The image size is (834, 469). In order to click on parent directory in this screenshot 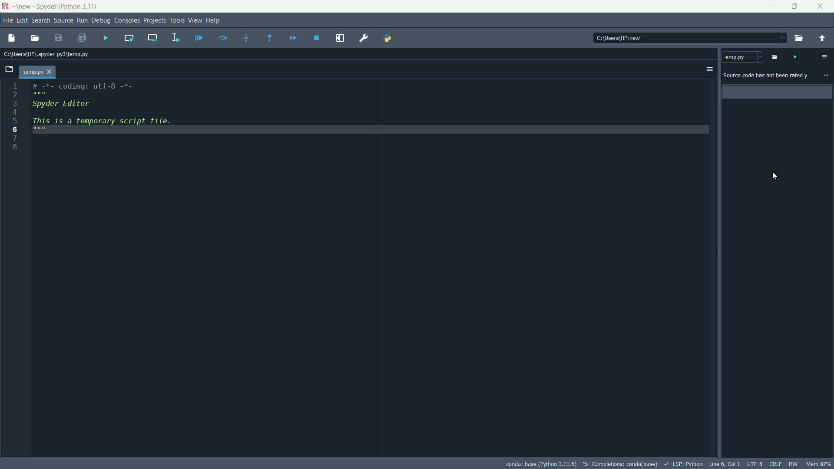, I will do `click(823, 37)`.